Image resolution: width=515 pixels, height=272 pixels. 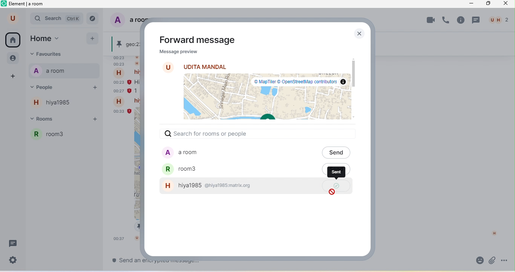 I want to click on a room, so click(x=52, y=71).